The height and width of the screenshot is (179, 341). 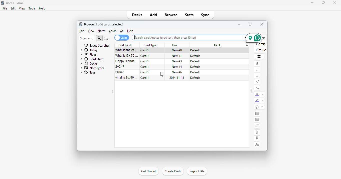 I want to click on note types, so click(x=93, y=68).